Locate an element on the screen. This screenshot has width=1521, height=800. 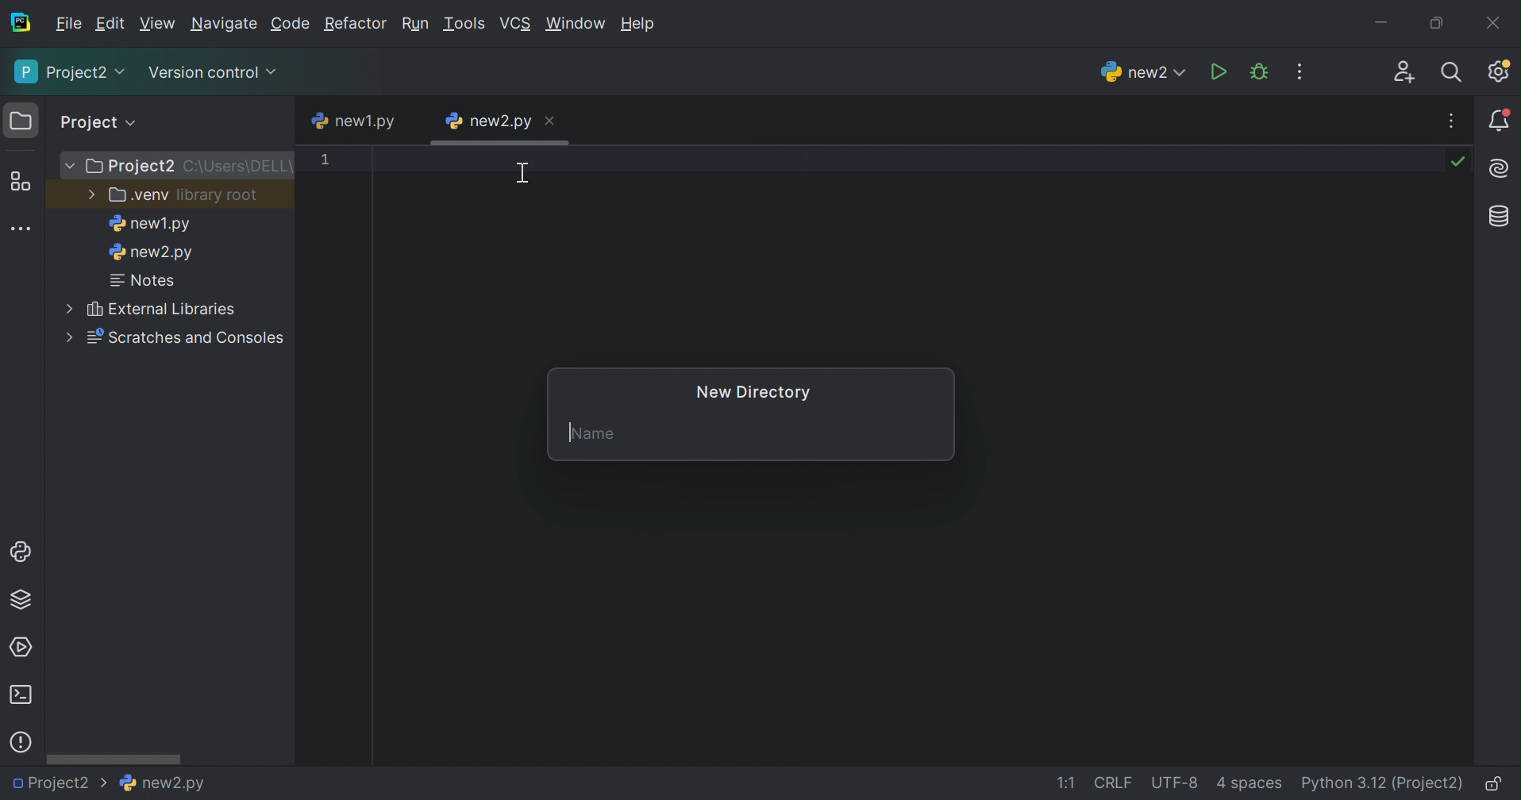
Edit is located at coordinates (110, 24).